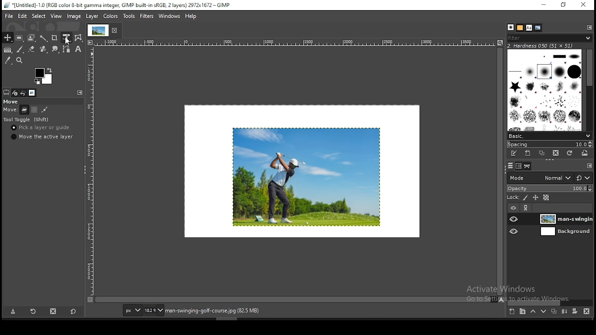 The width and height of the screenshot is (596, 335). What do you see at coordinates (564, 219) in the screenshot?
I see `layer ` at bounding box center [564, 219].